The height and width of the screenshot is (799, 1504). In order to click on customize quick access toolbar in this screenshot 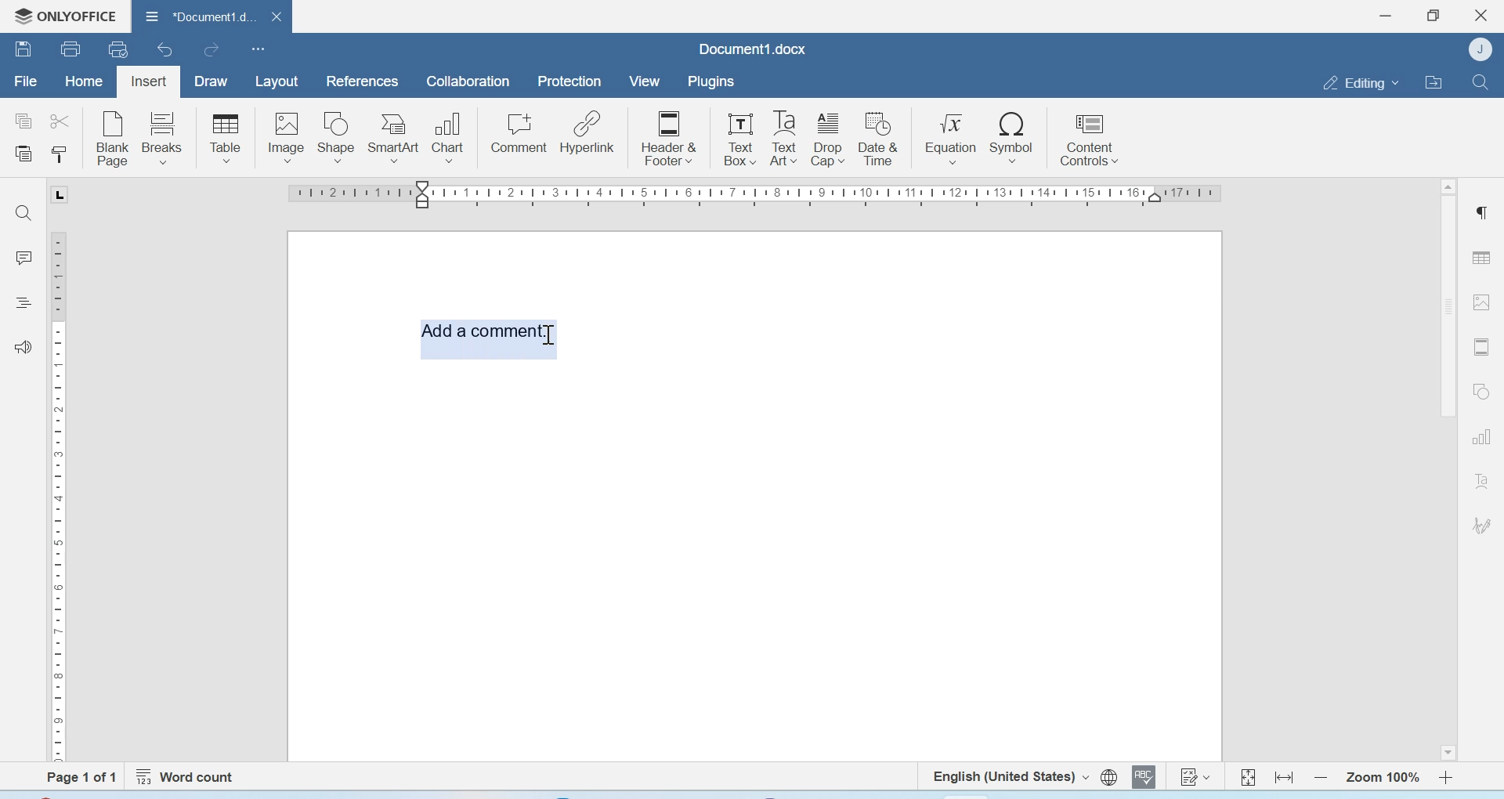, I will do `click(258, 49)`.